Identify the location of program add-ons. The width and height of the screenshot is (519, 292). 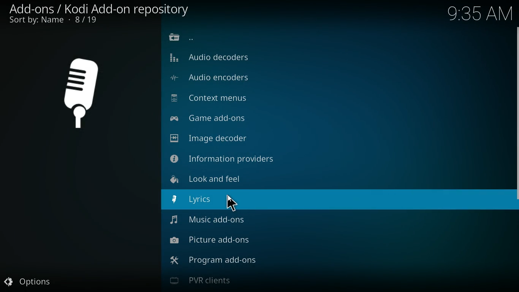
(220, 263).